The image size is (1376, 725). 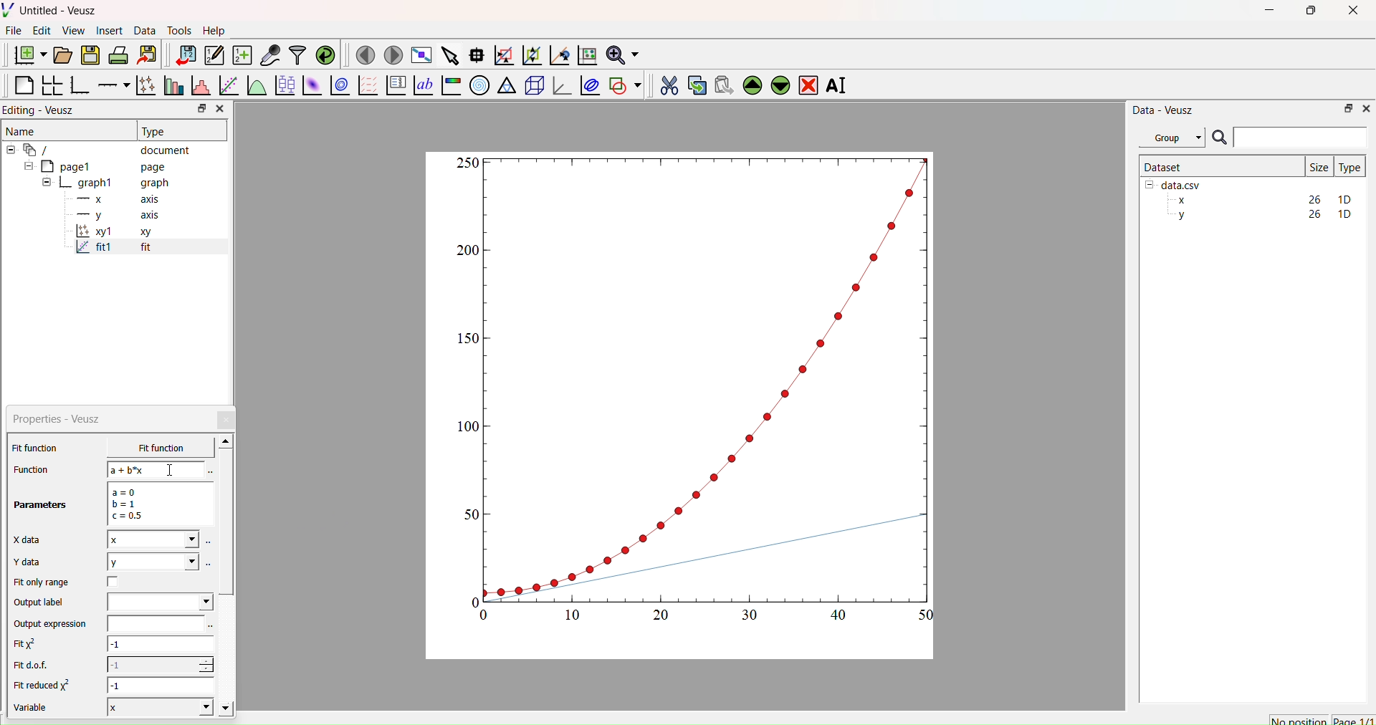 What do you see at coordinates (32, 644) in the screenshot?
I see `Fit x^2` at bounding box center [32, 644].